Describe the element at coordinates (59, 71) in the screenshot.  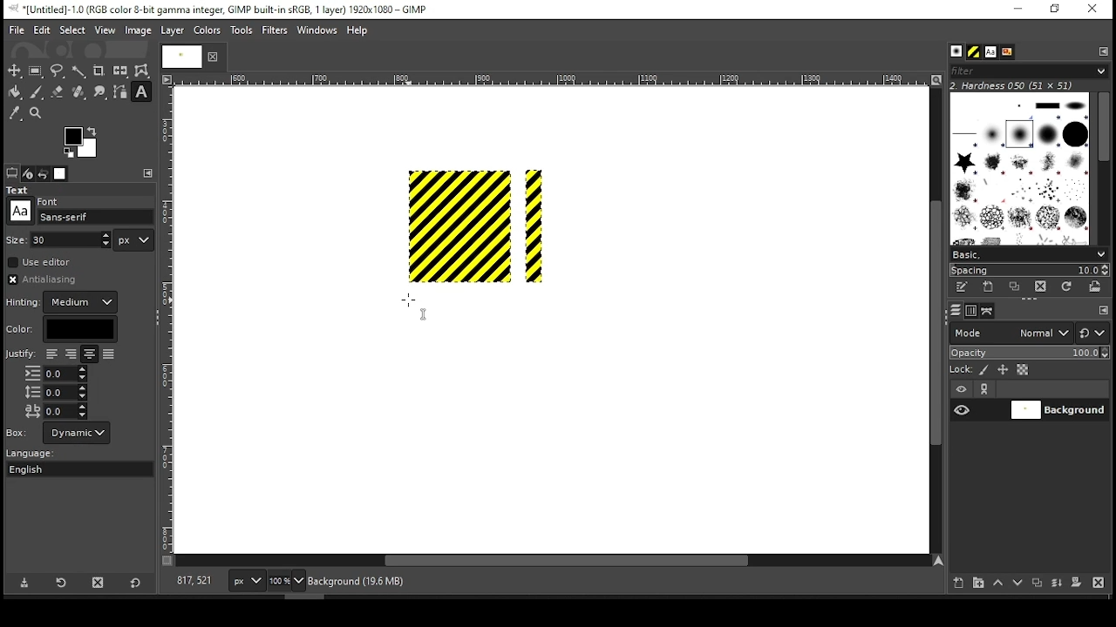
I see `free selection tool` at that location.